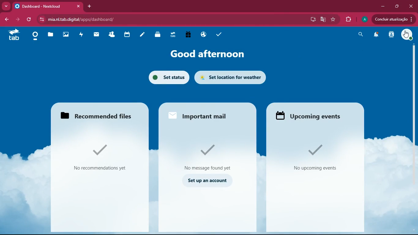 This screenshot has height=235, width=418. What do you see at coordinates (52, 35) in the screenshot?
I see `files` at bounding box center [52, 35].